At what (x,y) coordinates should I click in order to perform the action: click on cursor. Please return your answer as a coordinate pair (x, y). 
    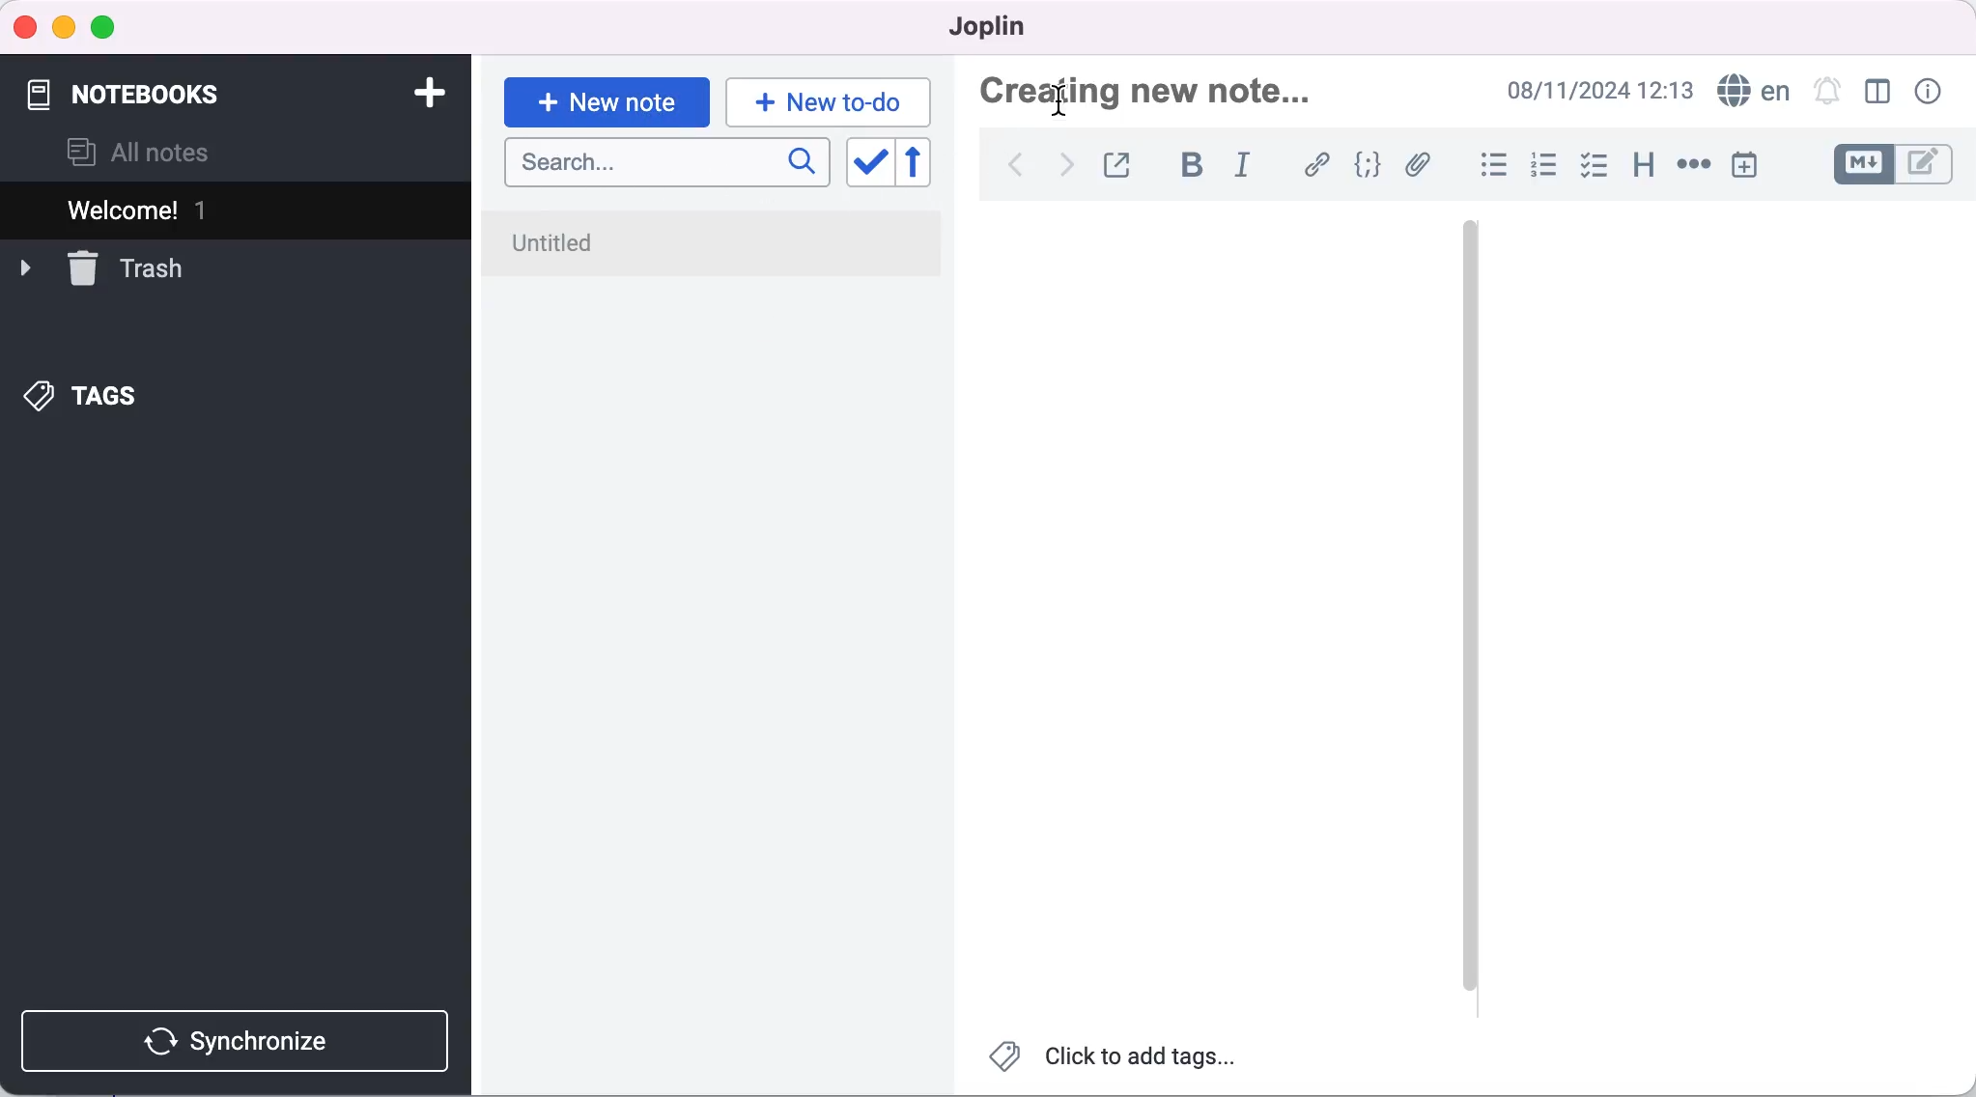
    Looking at the image, I should click on (1041, 98).